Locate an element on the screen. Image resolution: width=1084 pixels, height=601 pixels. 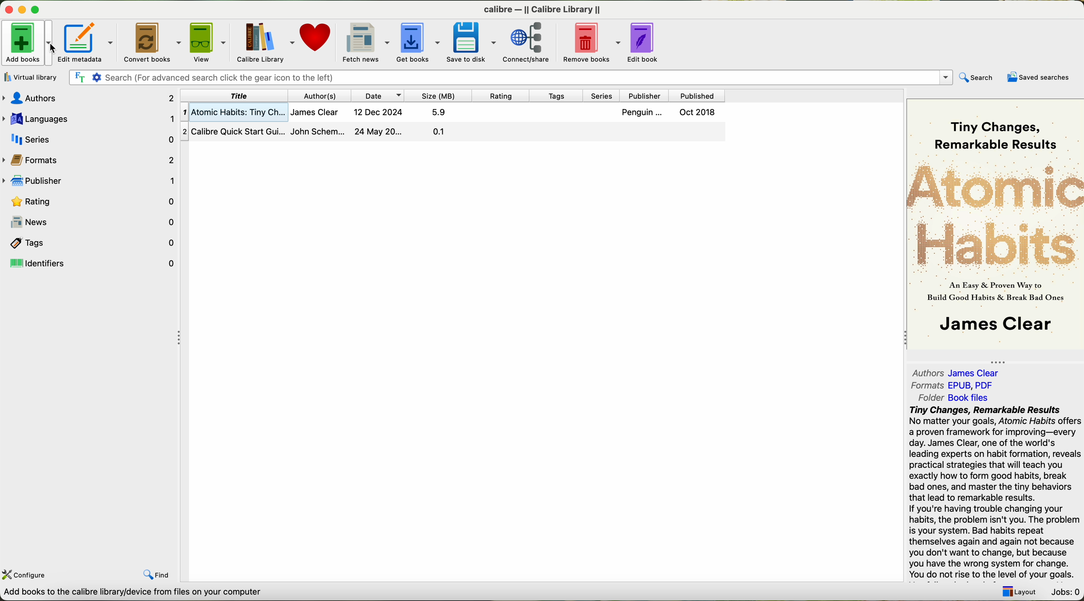
maximize is located at coordinates (37, 9).